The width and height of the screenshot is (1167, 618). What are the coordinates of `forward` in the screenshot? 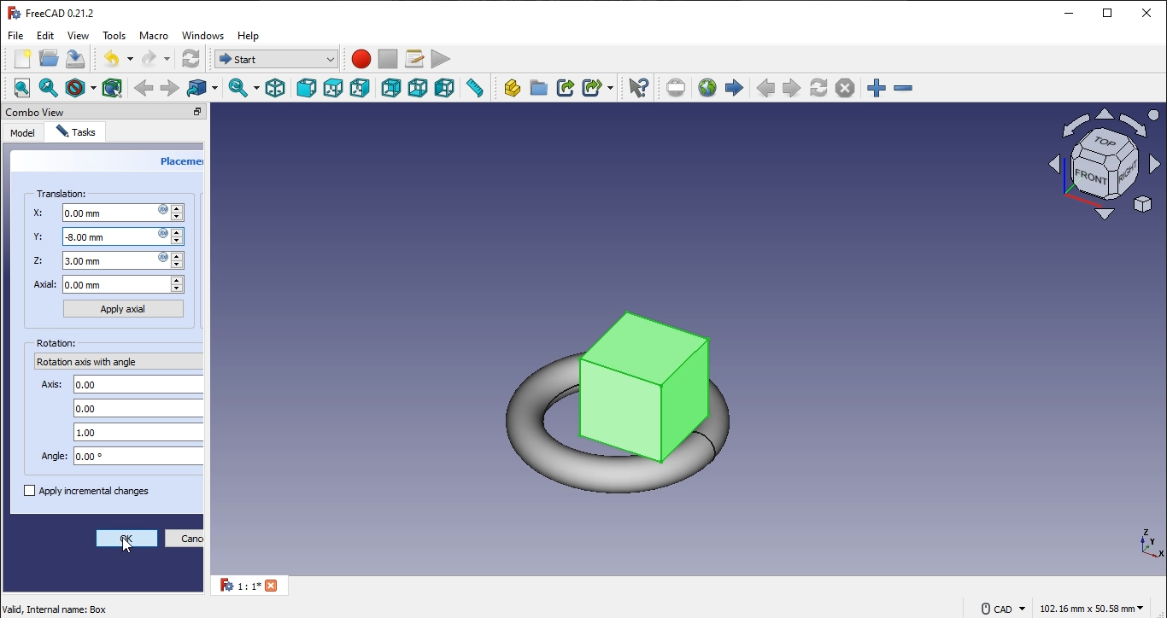 It's located at (171, 87).